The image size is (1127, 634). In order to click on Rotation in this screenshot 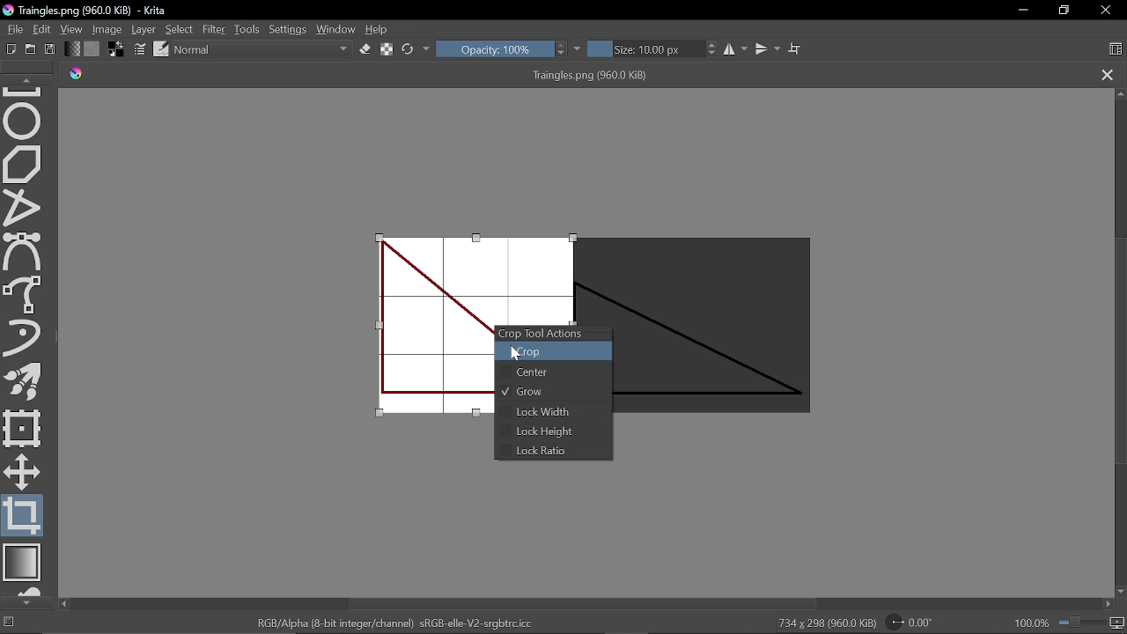, I will do `click(915, 623)`.